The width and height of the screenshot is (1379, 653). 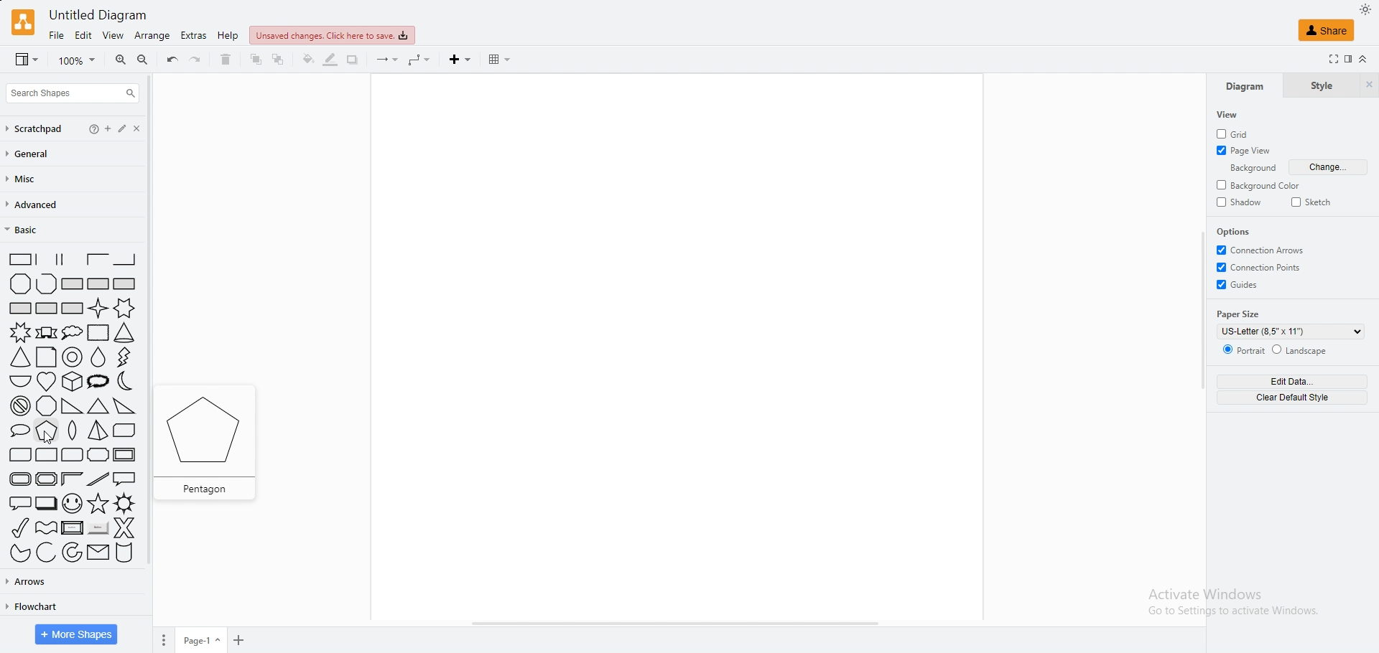 What do you see at coordinates (47, 526) in the screenshot?
I see `wave` at bounding box center [47, 526].